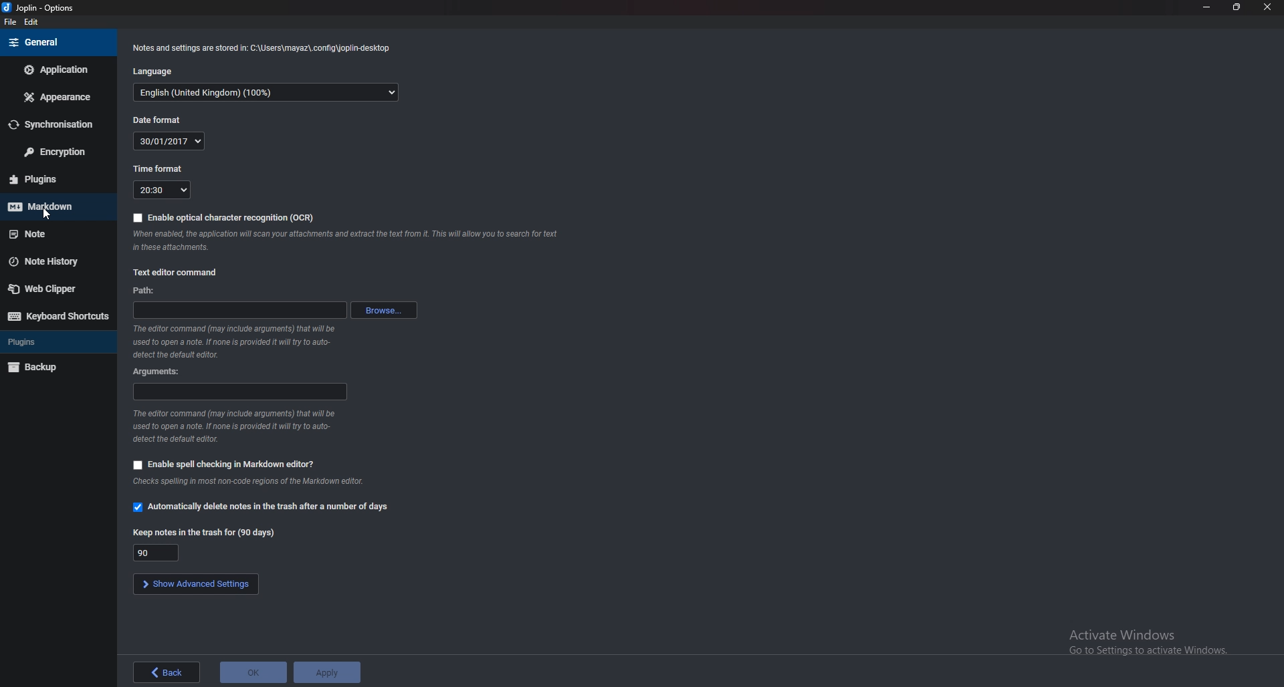 This screenshot has height=687, width=1284. I want to click on Appearance, so click(60, 96).